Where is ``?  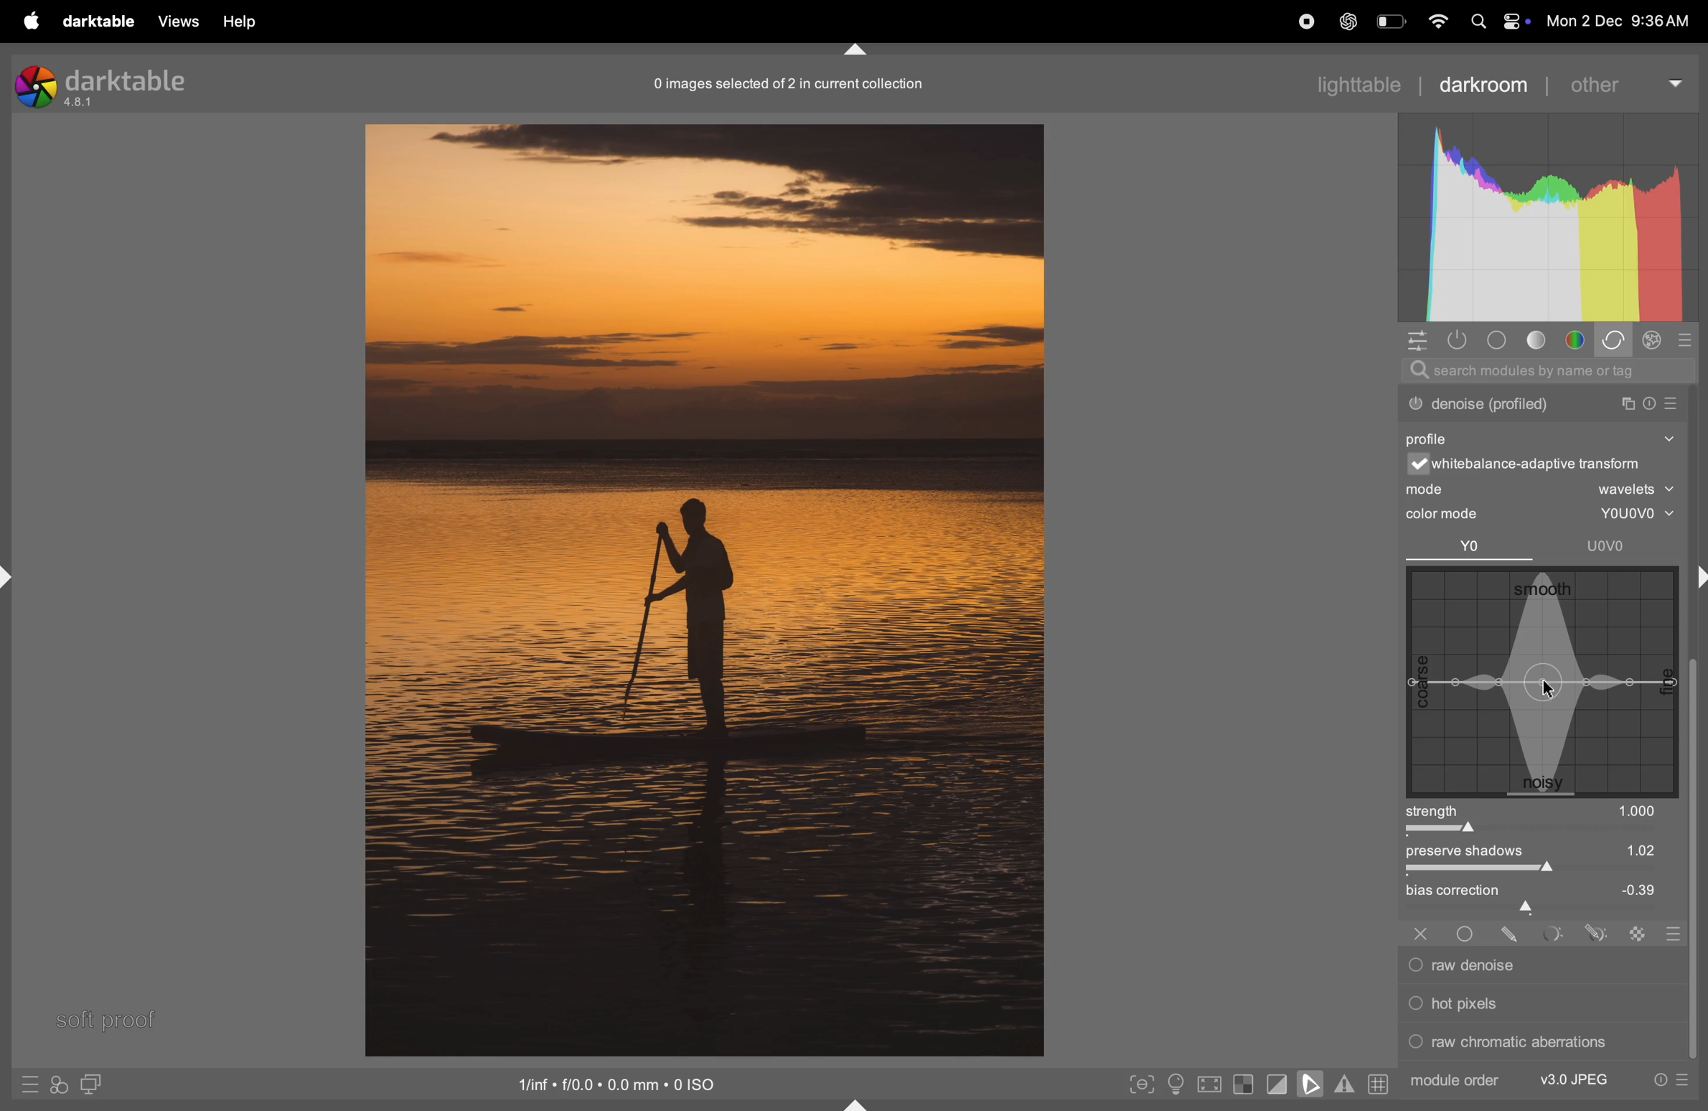  is located at coordinates (1511, 932).